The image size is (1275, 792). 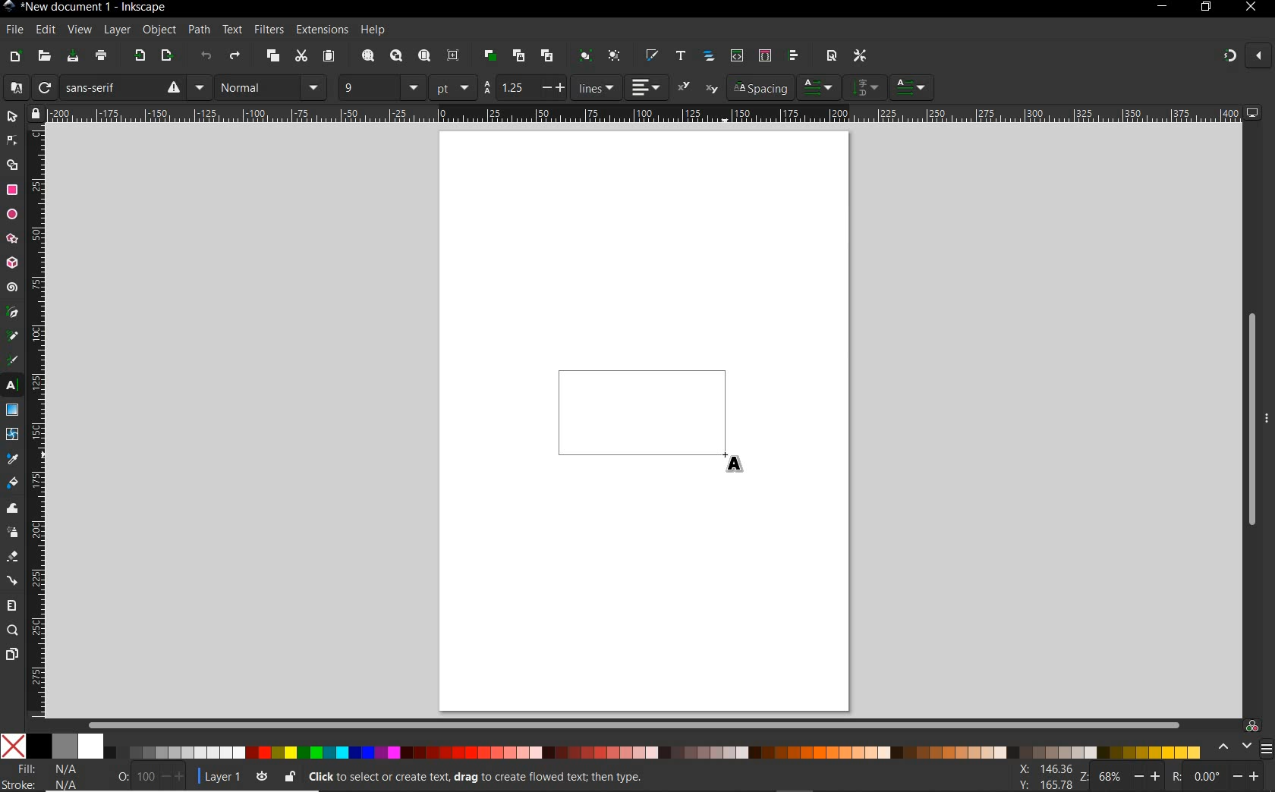 What do you see at coordinates (43, 88) in the screenshot?
I see `refresh` at bounding box center [43, 88].